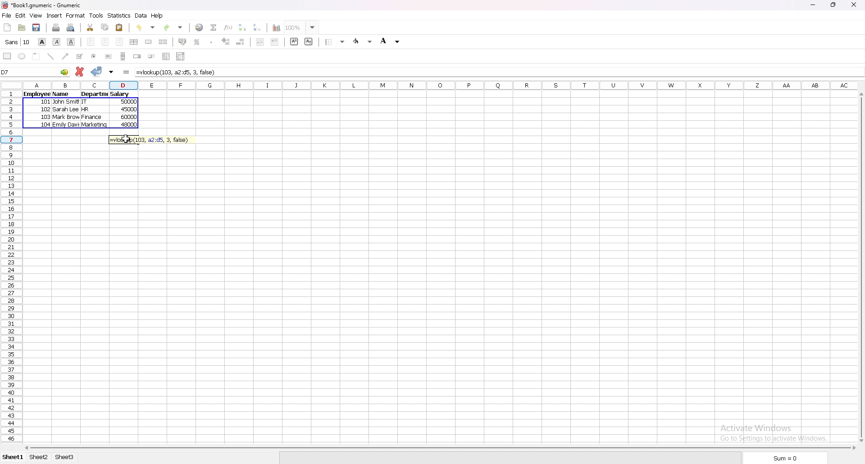  Describe the element at coordinates (310, 42) in the screenshot. I see `subscript` at that location.